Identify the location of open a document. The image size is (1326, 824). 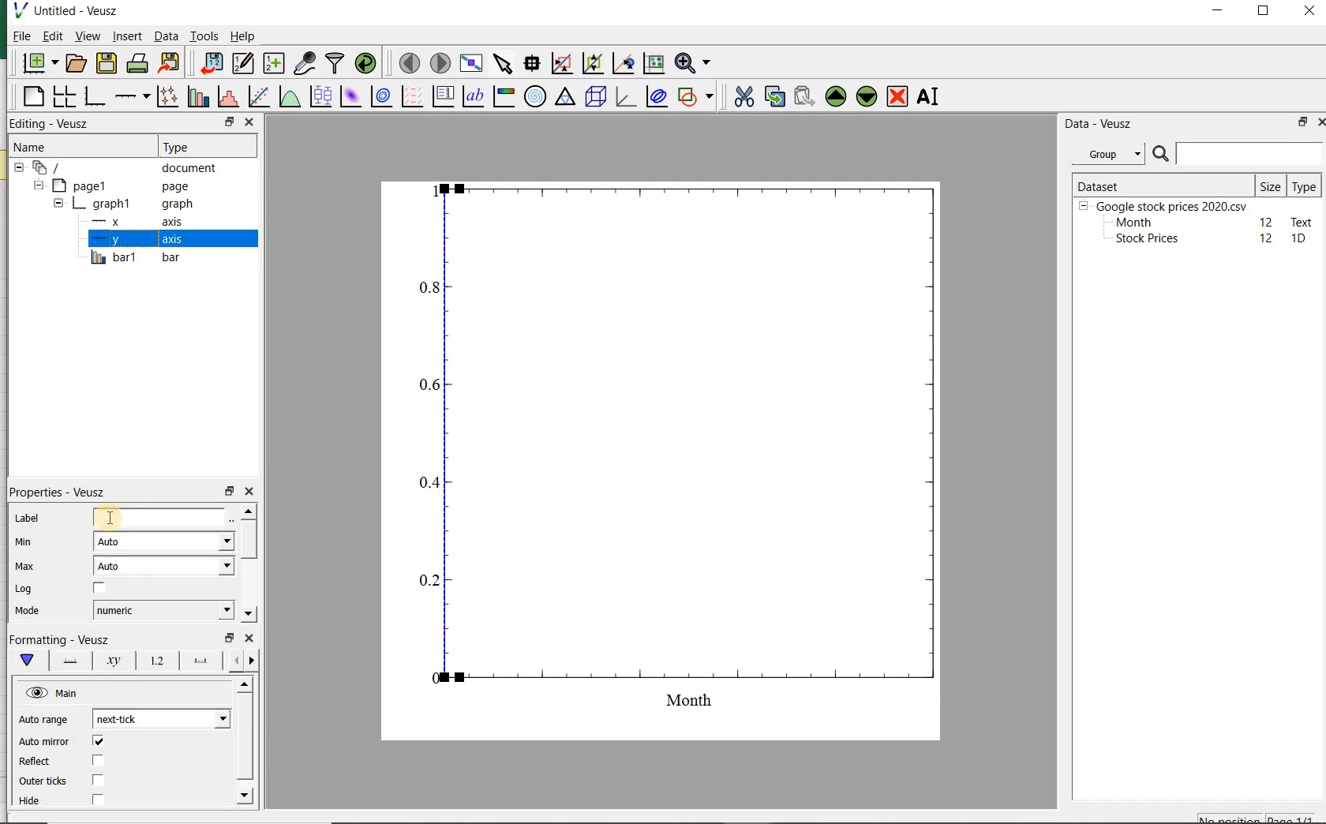
(77, 62).